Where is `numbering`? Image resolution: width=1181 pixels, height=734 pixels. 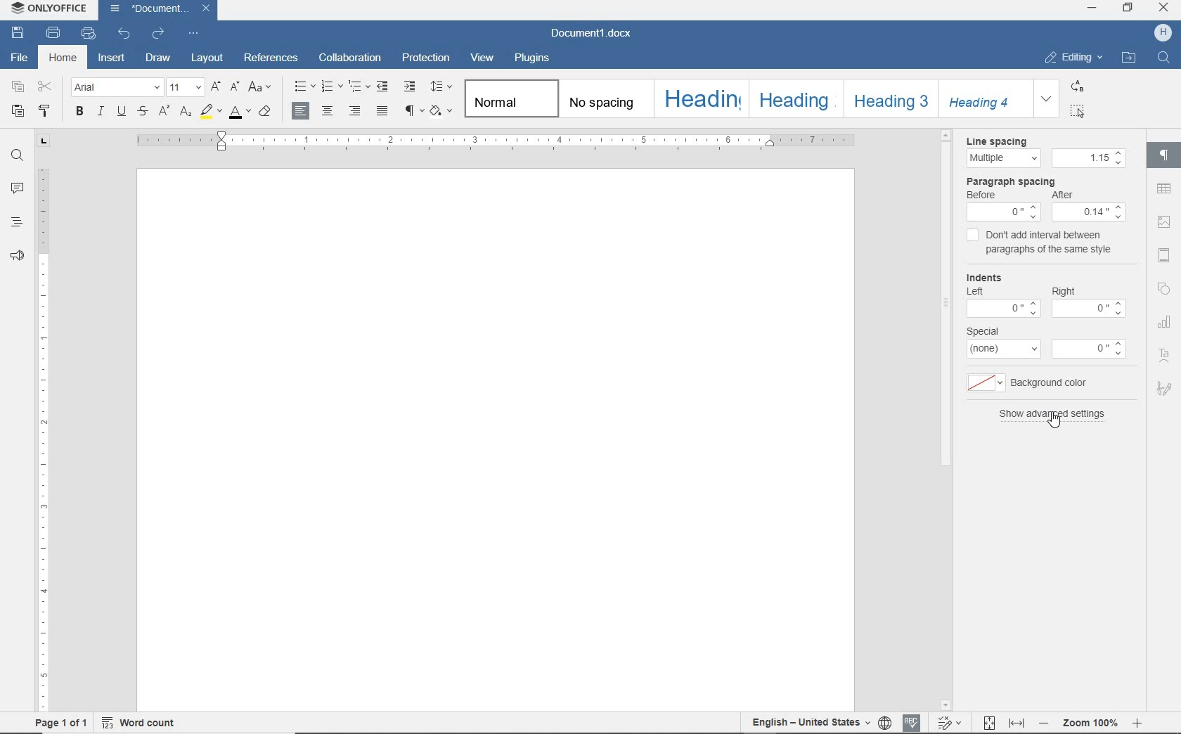 numbering is located at coordinates (332, 87).